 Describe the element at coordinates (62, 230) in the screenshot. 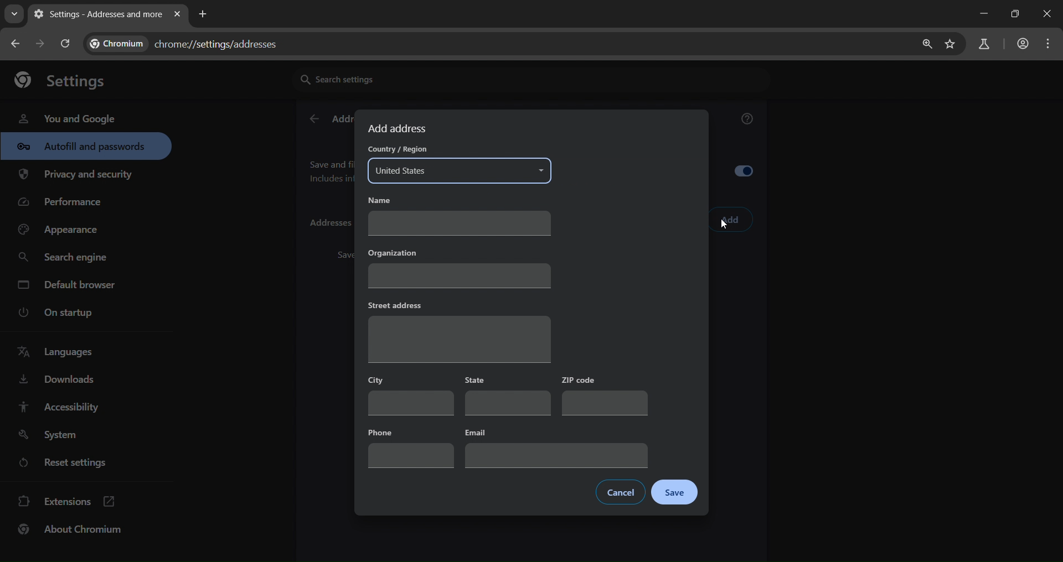

I see `appearance` at that location.